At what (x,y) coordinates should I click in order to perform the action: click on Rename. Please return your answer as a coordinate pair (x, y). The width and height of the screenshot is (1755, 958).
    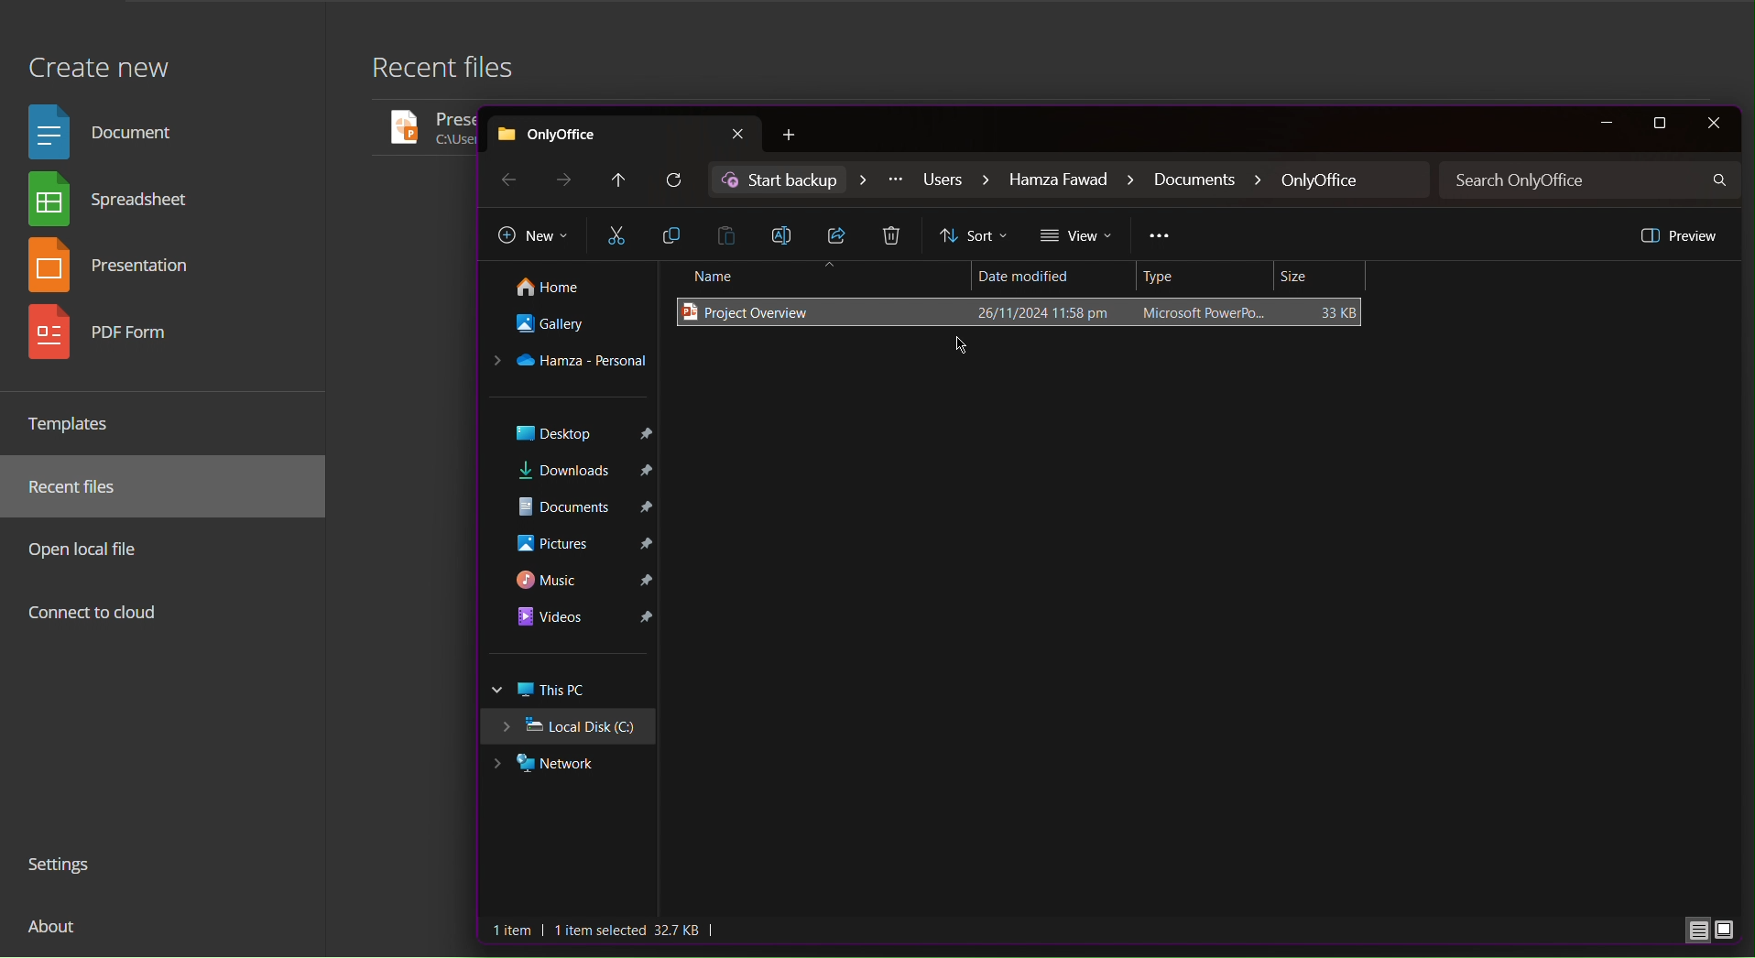
    Looking at the image, I should click on (788, 234).